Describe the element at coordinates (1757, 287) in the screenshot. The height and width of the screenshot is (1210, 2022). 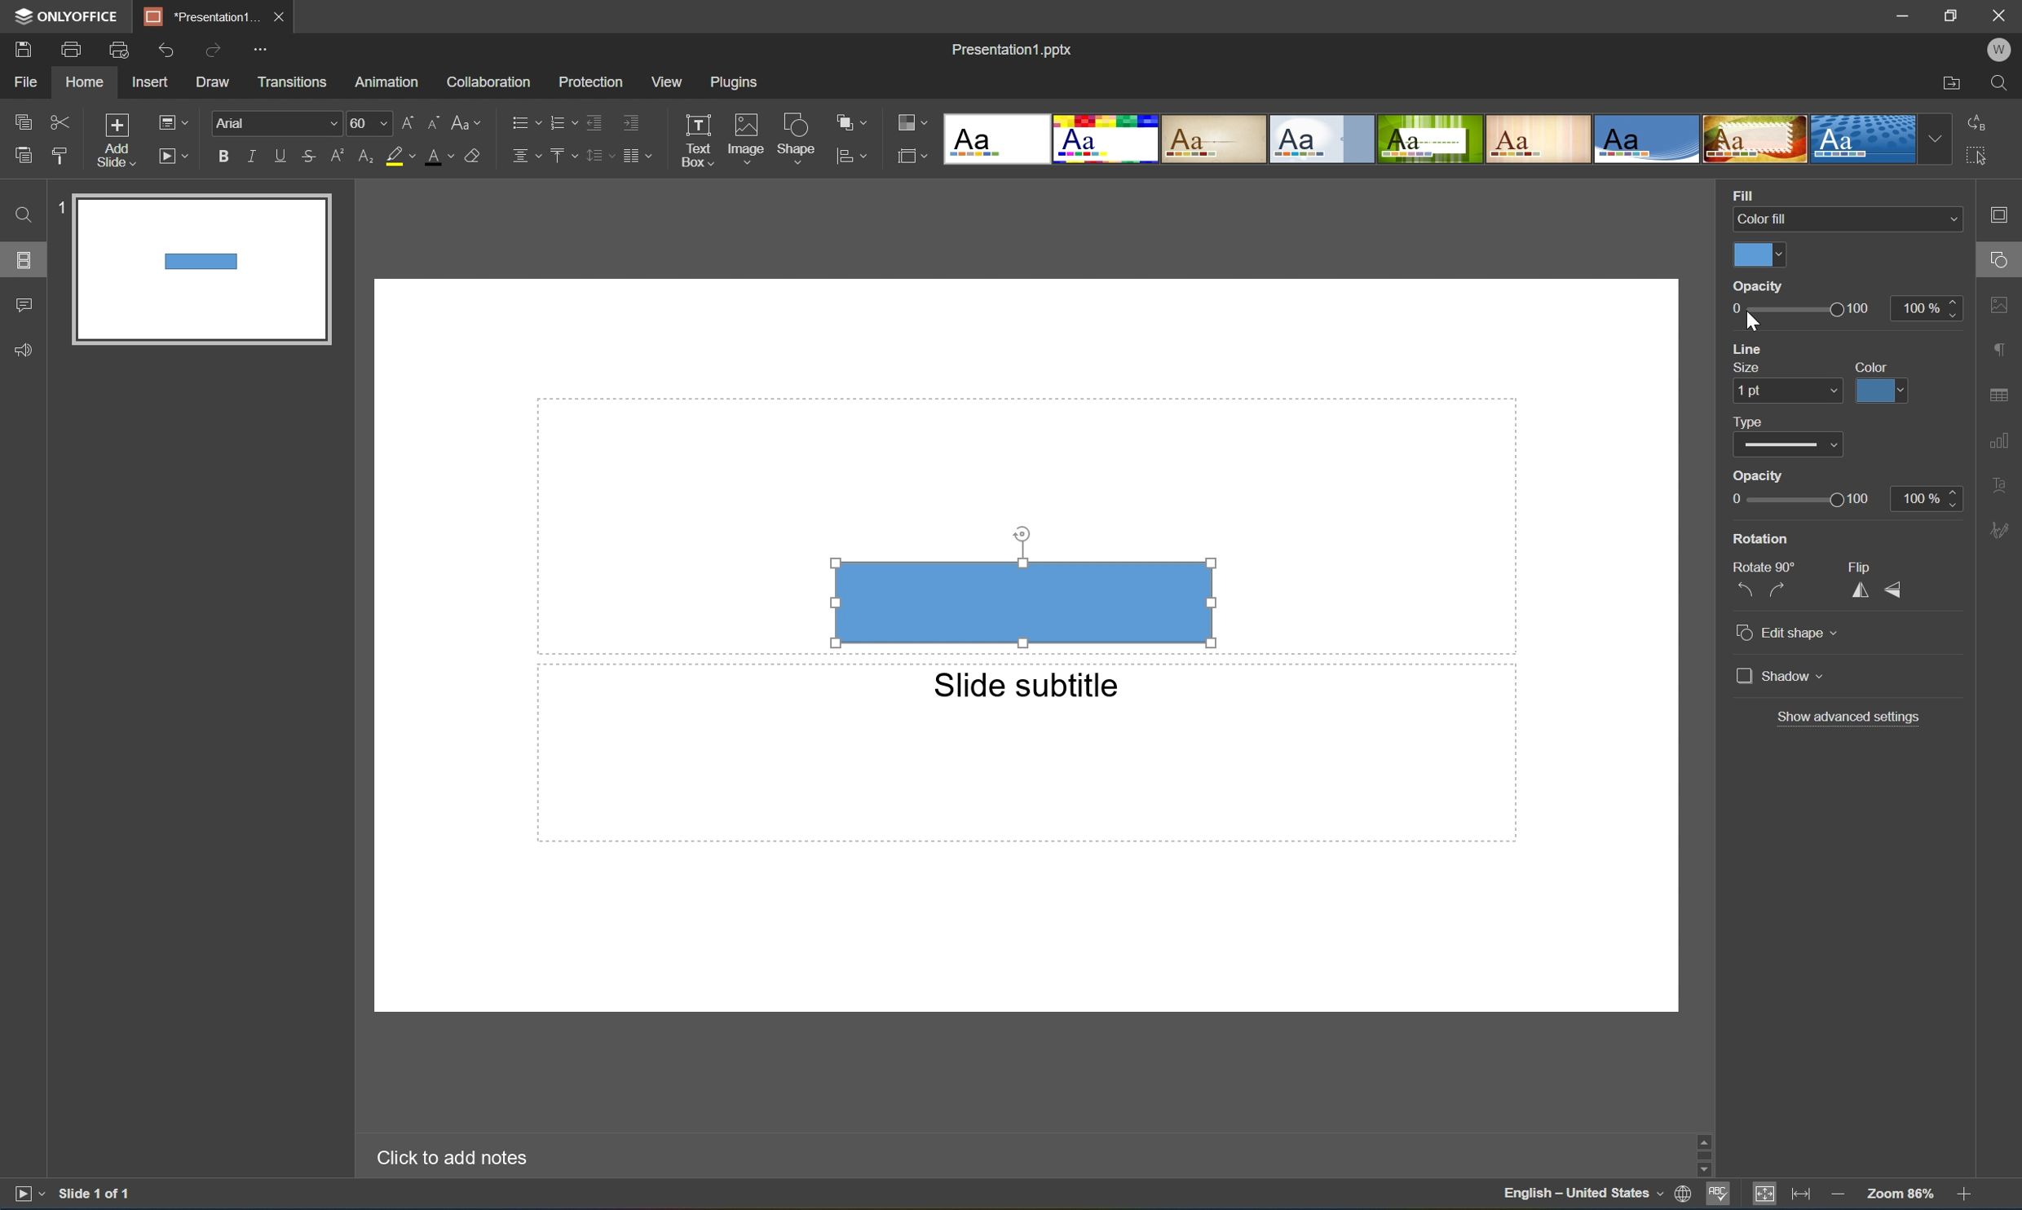
I see `0` at that location.